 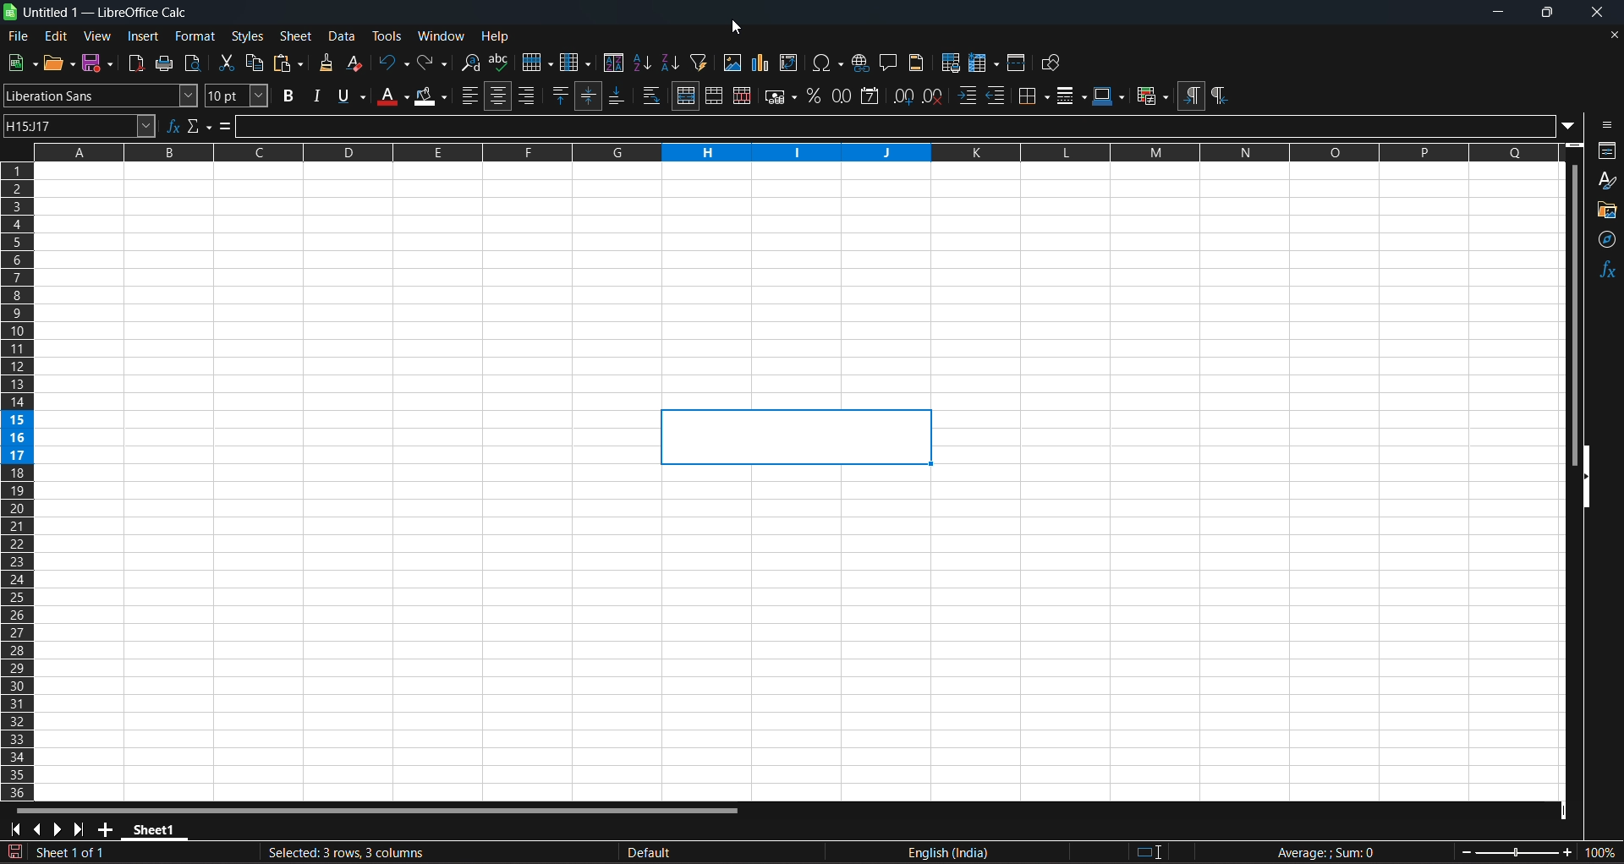 What do you see at coordinates (1608, 271) in the screenshot?
I see `functions` at bounding box center [1608, 271].